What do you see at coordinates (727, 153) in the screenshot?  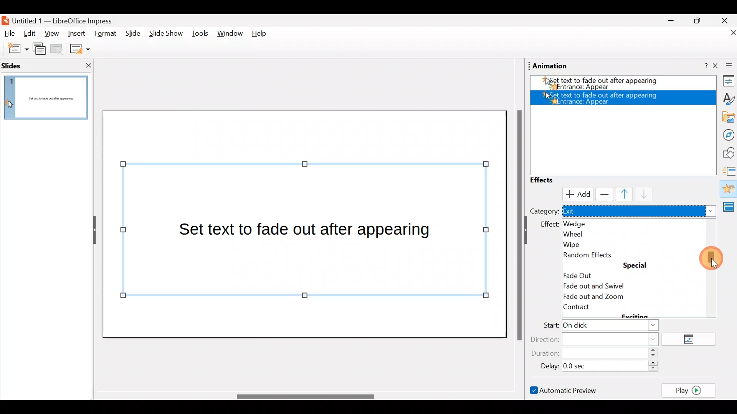 I see `Shapes` at bounding box center [727, 153].